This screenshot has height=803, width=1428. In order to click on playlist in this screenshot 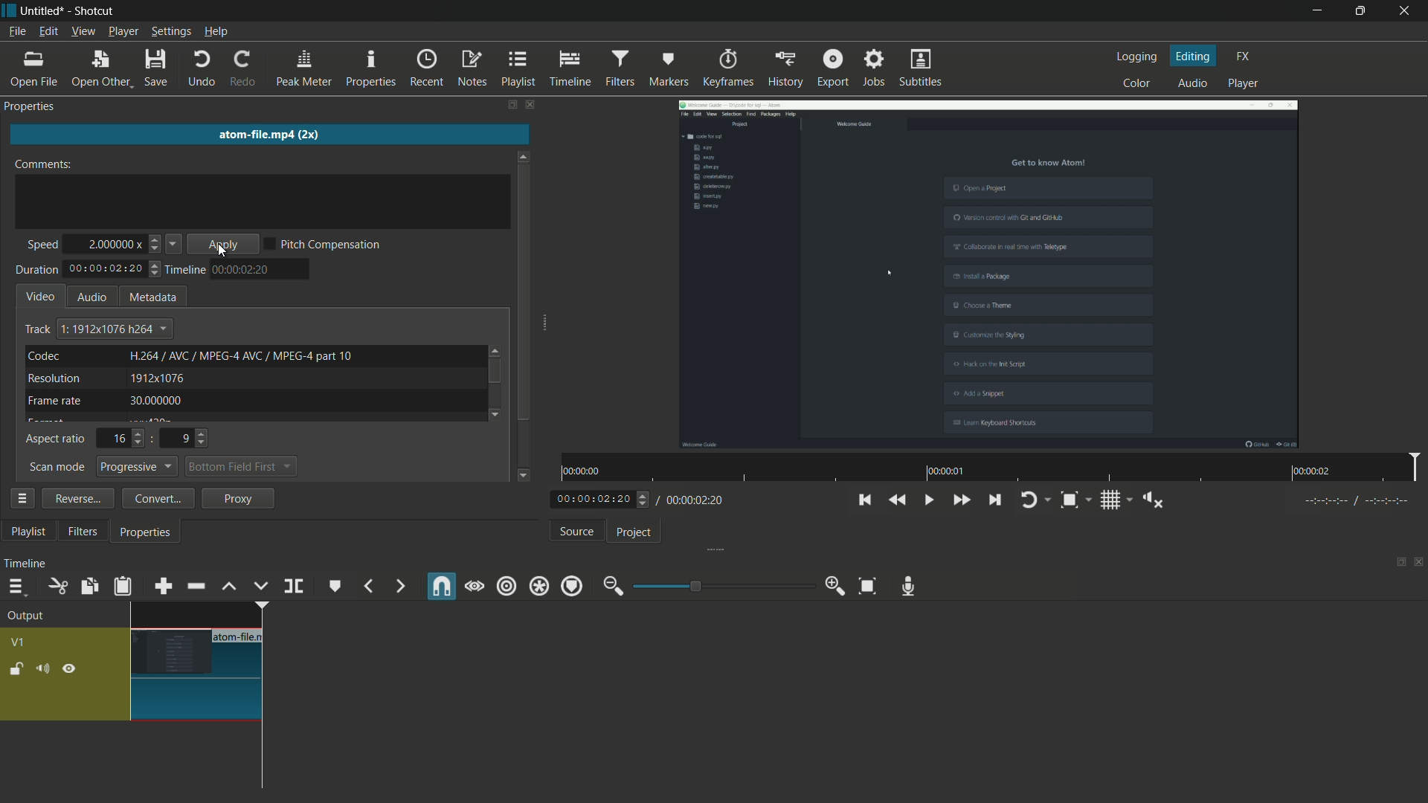, I will do `click(28, 532)`.